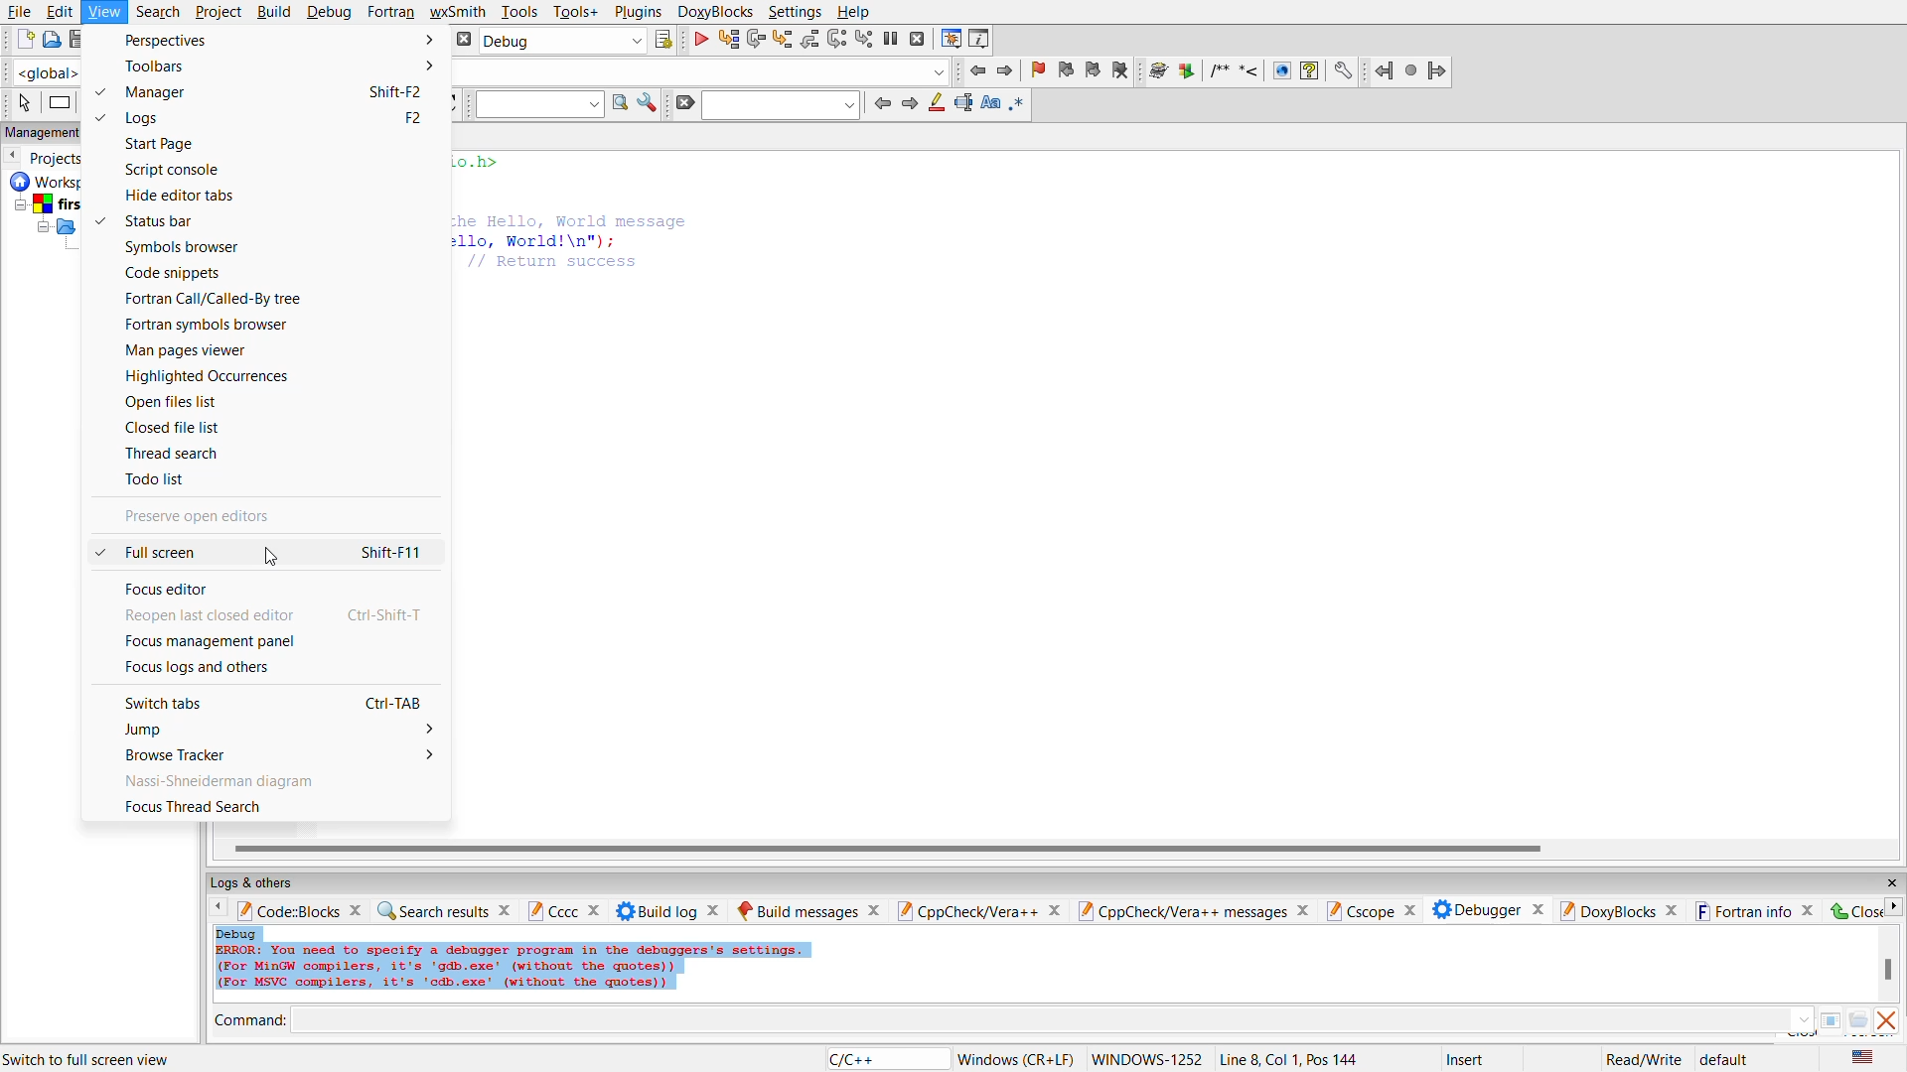  I want to click on vertical scroll bar, so click(1888, 970).